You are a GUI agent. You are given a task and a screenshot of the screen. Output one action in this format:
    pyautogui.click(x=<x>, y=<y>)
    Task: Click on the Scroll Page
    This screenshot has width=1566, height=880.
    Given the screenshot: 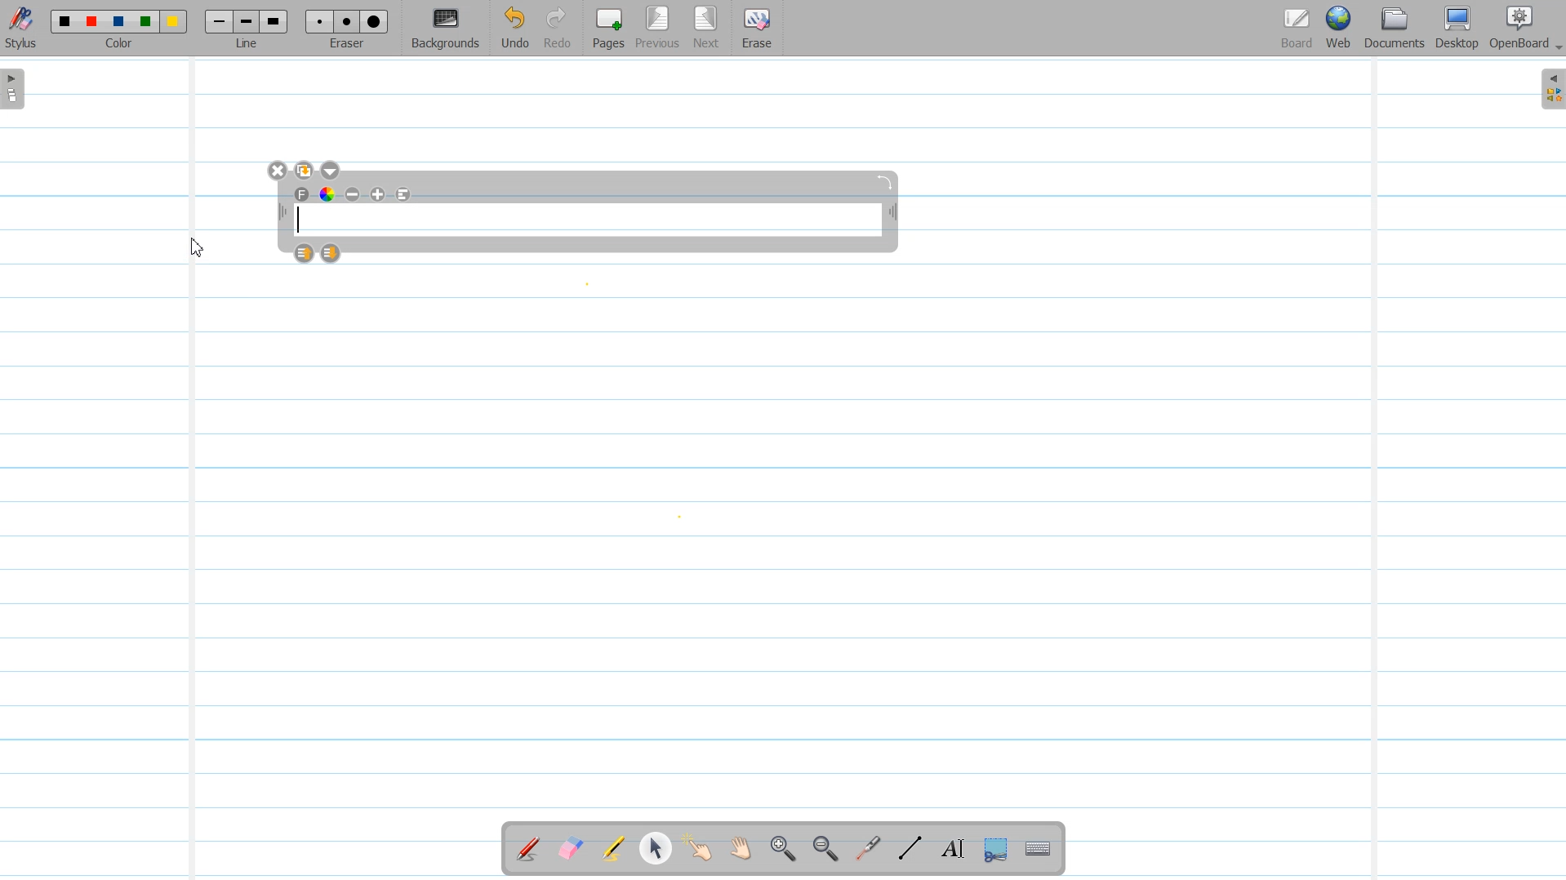 What is the action you would take?
    pyautogui.click(x=741, y=850)
    